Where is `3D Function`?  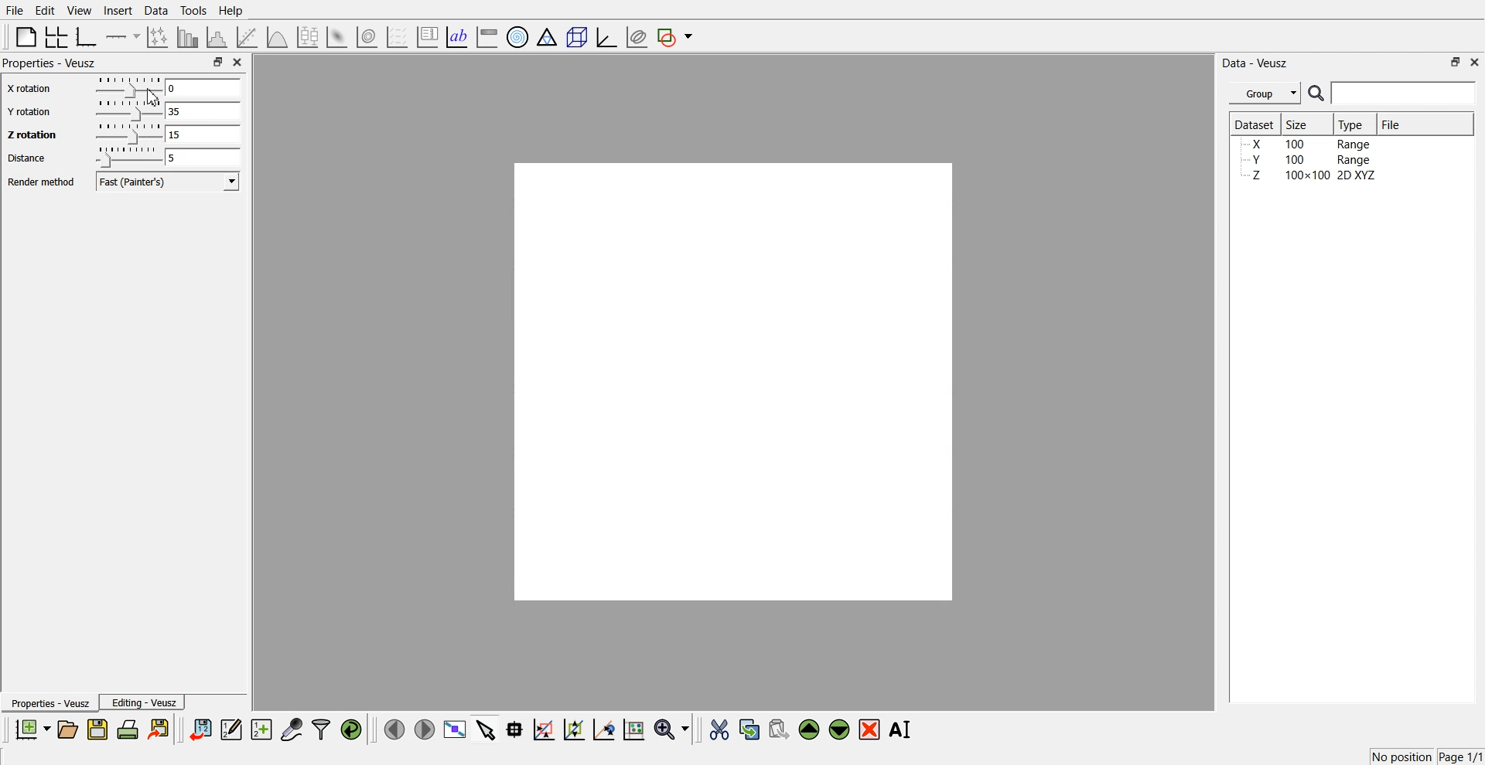
3D Function is located at coordinates (278, 37).